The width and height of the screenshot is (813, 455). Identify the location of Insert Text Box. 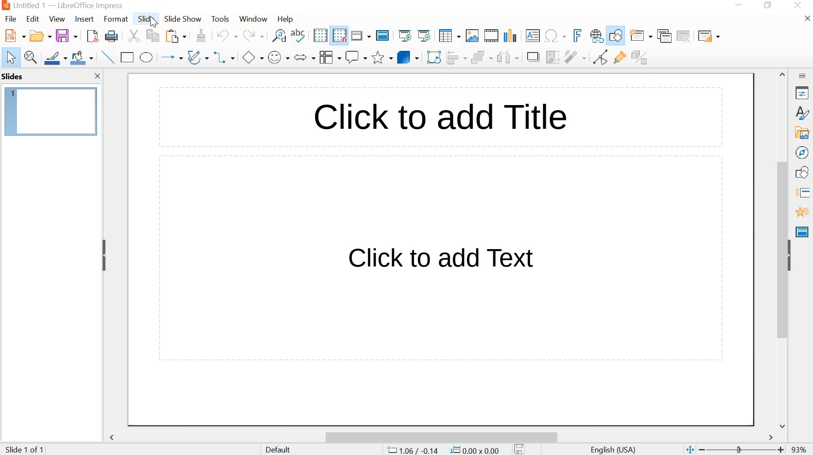
(533, 36).